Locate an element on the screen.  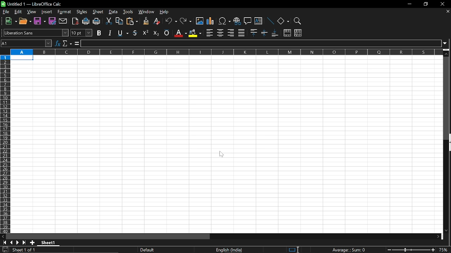
columns is located at coordinates (225, 52).